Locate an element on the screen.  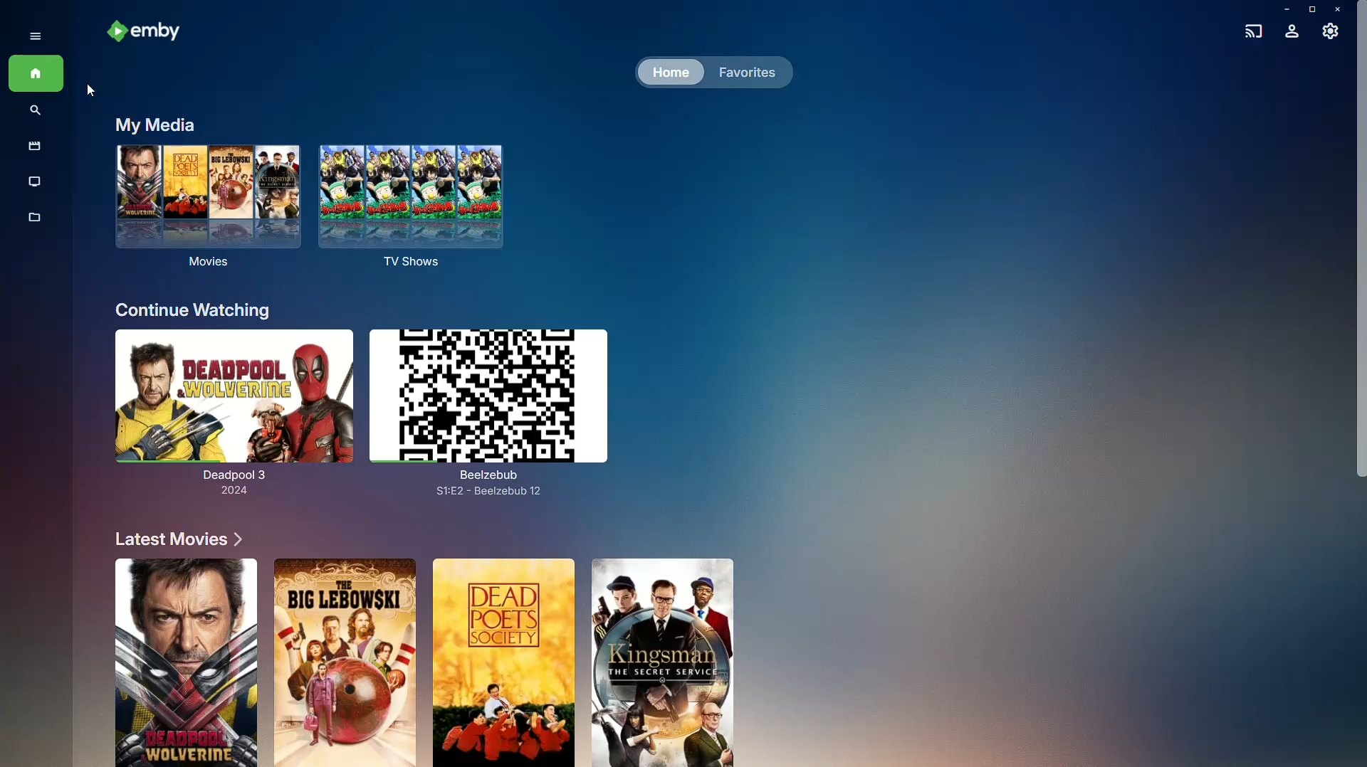
 is located at coordinates (505, 663).